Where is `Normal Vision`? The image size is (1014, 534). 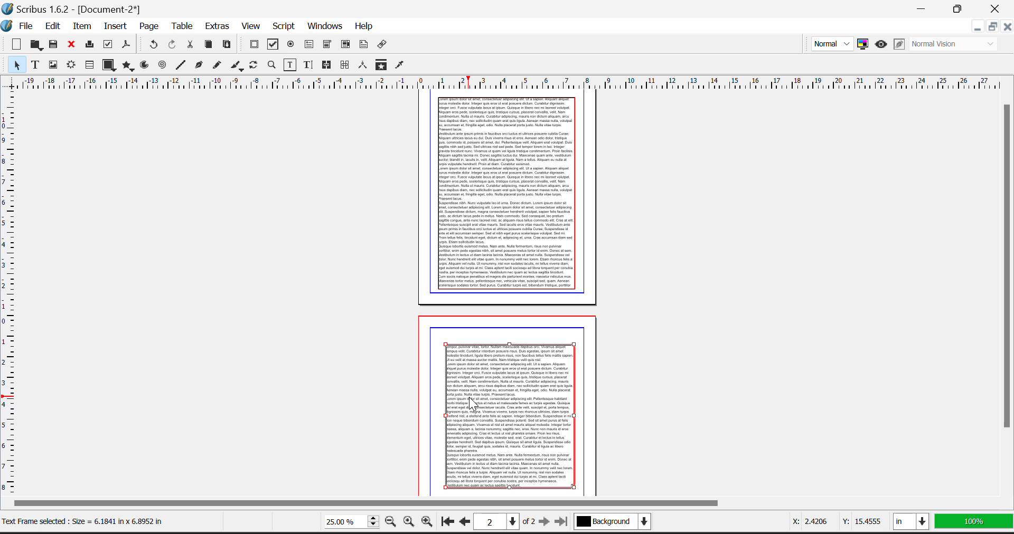 Normal Vision is located at coordinates (957, 43).